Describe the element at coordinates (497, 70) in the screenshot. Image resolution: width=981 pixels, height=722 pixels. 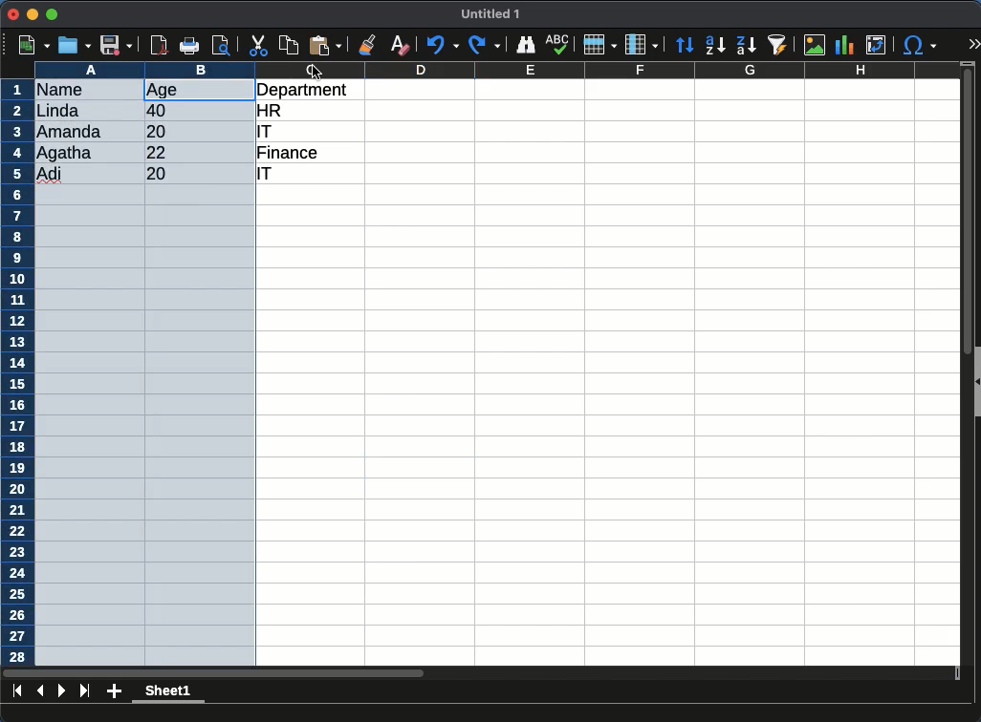
I see `columns` at that location.